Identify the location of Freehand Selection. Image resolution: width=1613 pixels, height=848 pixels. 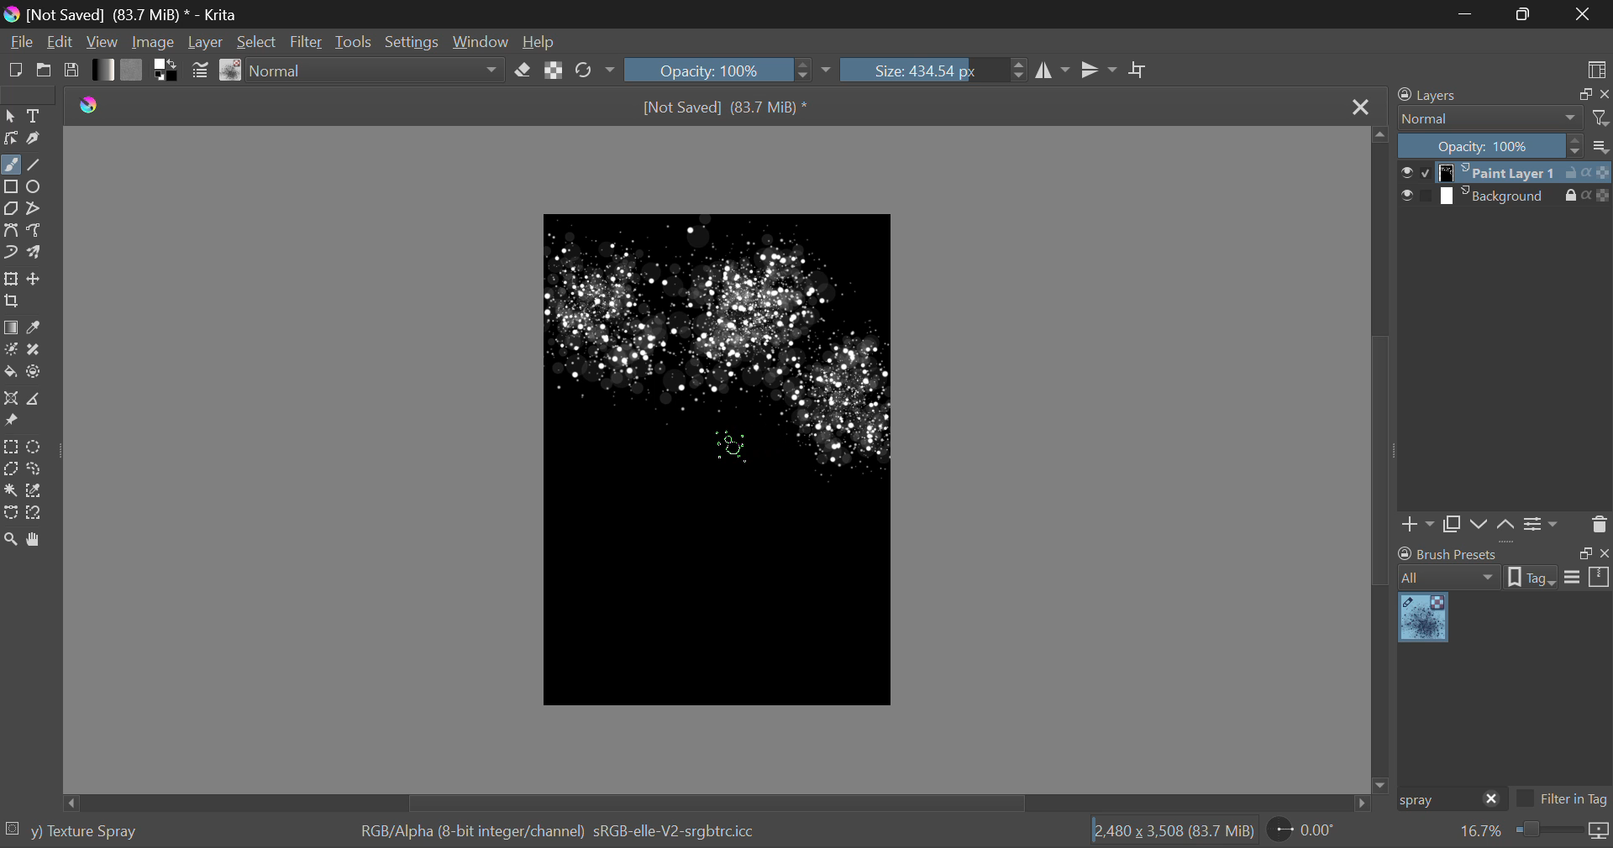
(35, 468).